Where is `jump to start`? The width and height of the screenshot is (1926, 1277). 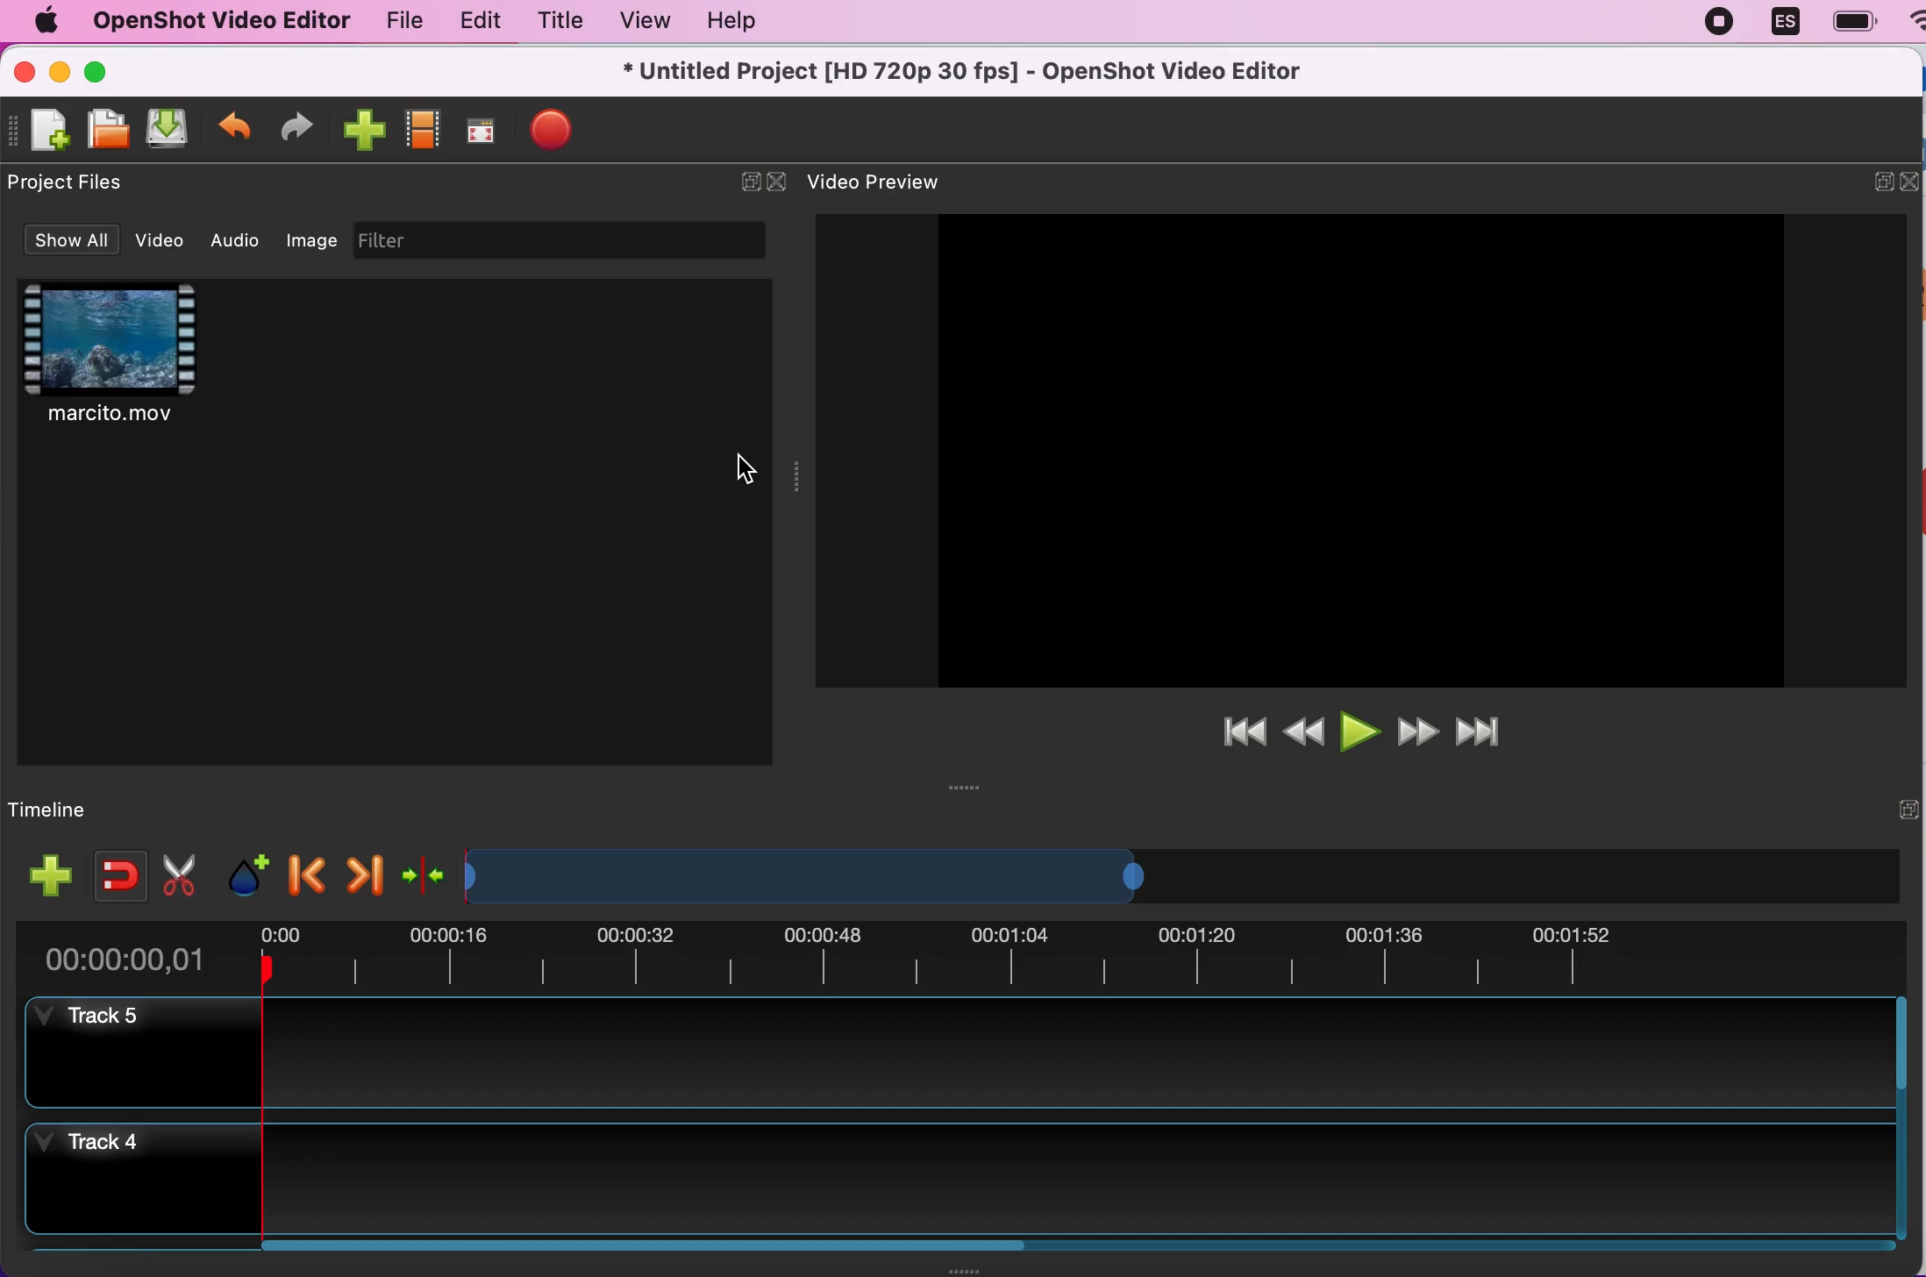 jump to start is located at coordinates (1235, 729).